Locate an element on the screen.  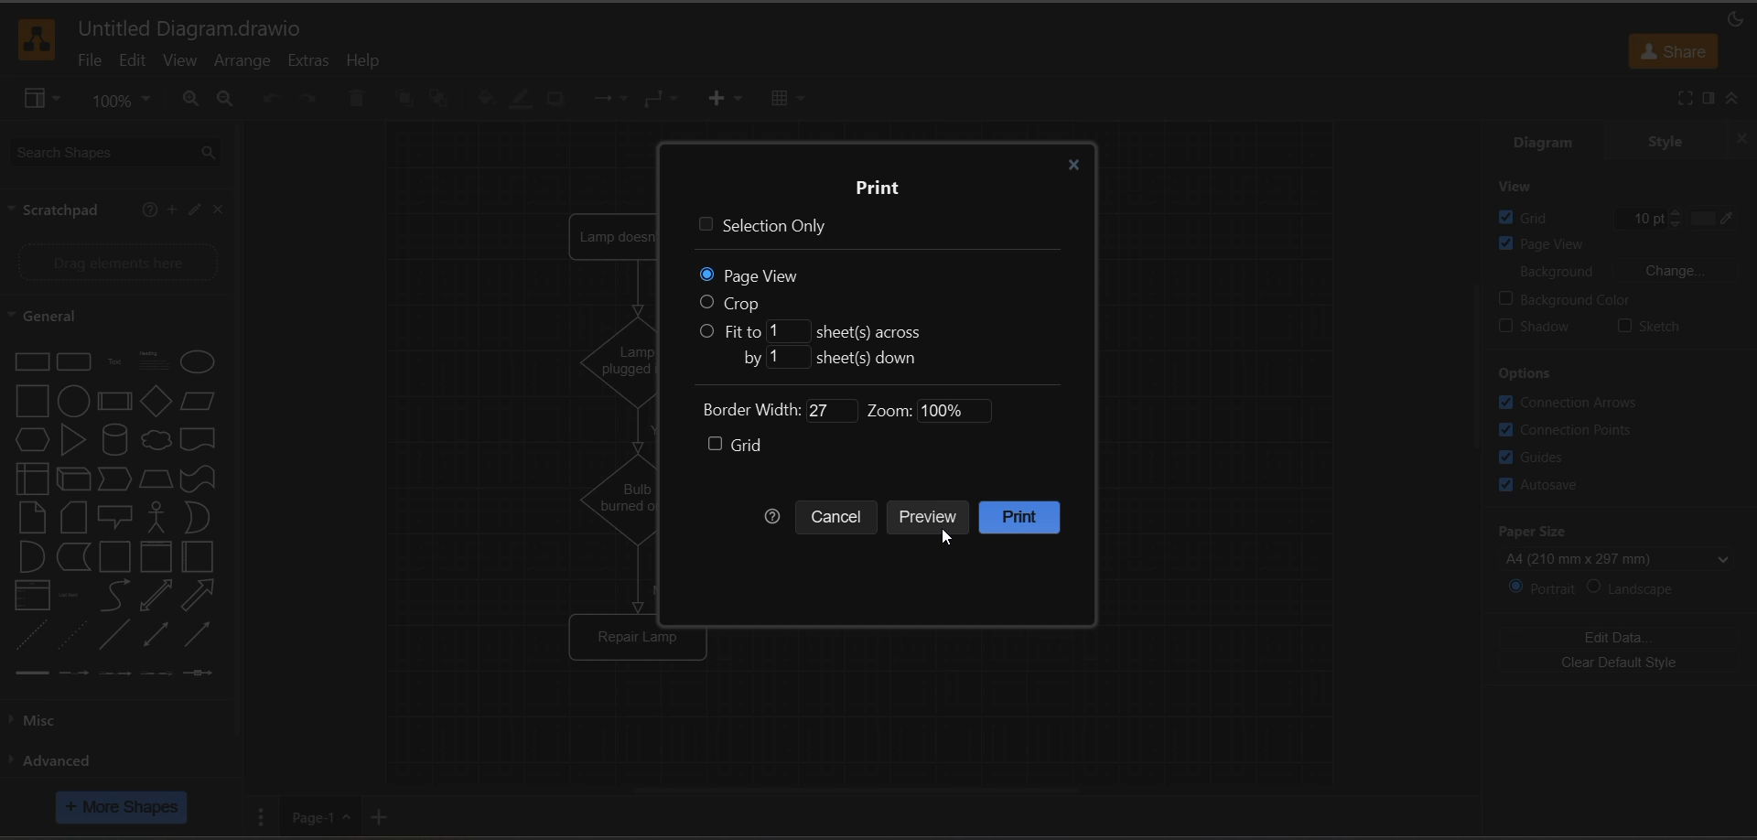
border width is located at coordinates (764, 411).